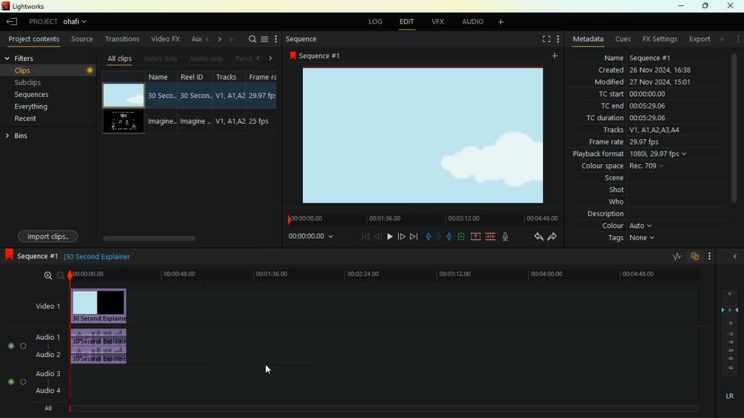 The image size is (744, 418). Describe the element at coordinates (119, 60) in the screenshot. I see `all clips` at that location.